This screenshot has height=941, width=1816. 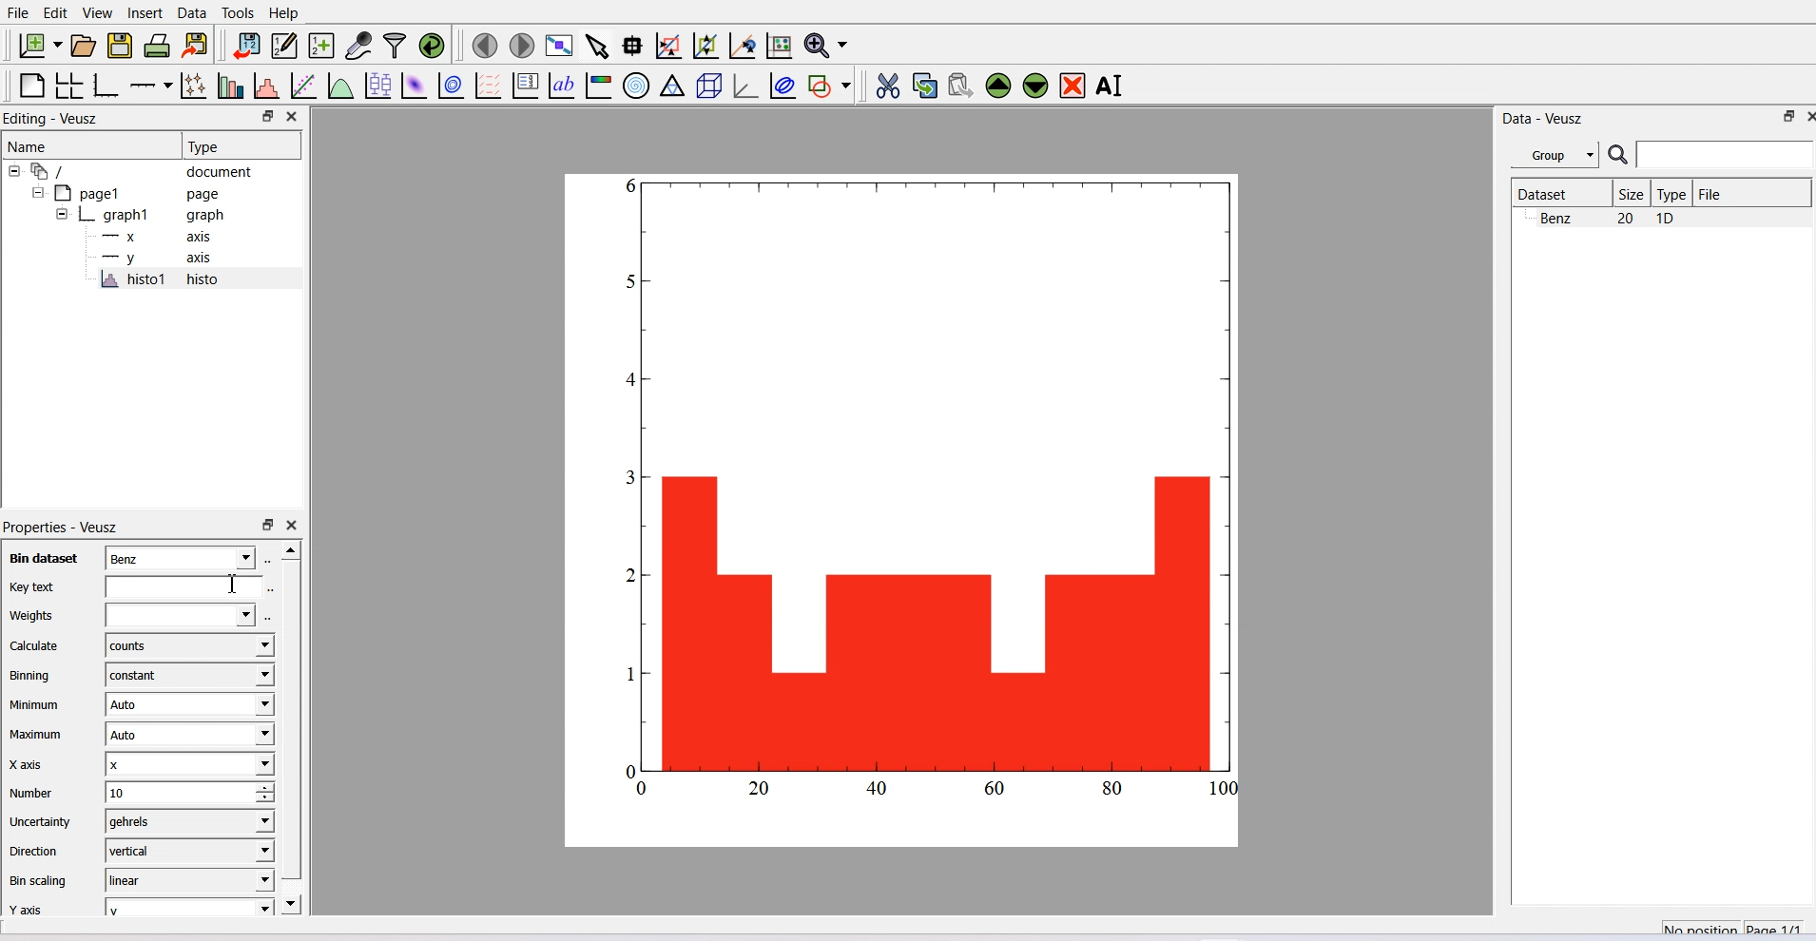 I want to click on Weights, so click(x=130, y=614).